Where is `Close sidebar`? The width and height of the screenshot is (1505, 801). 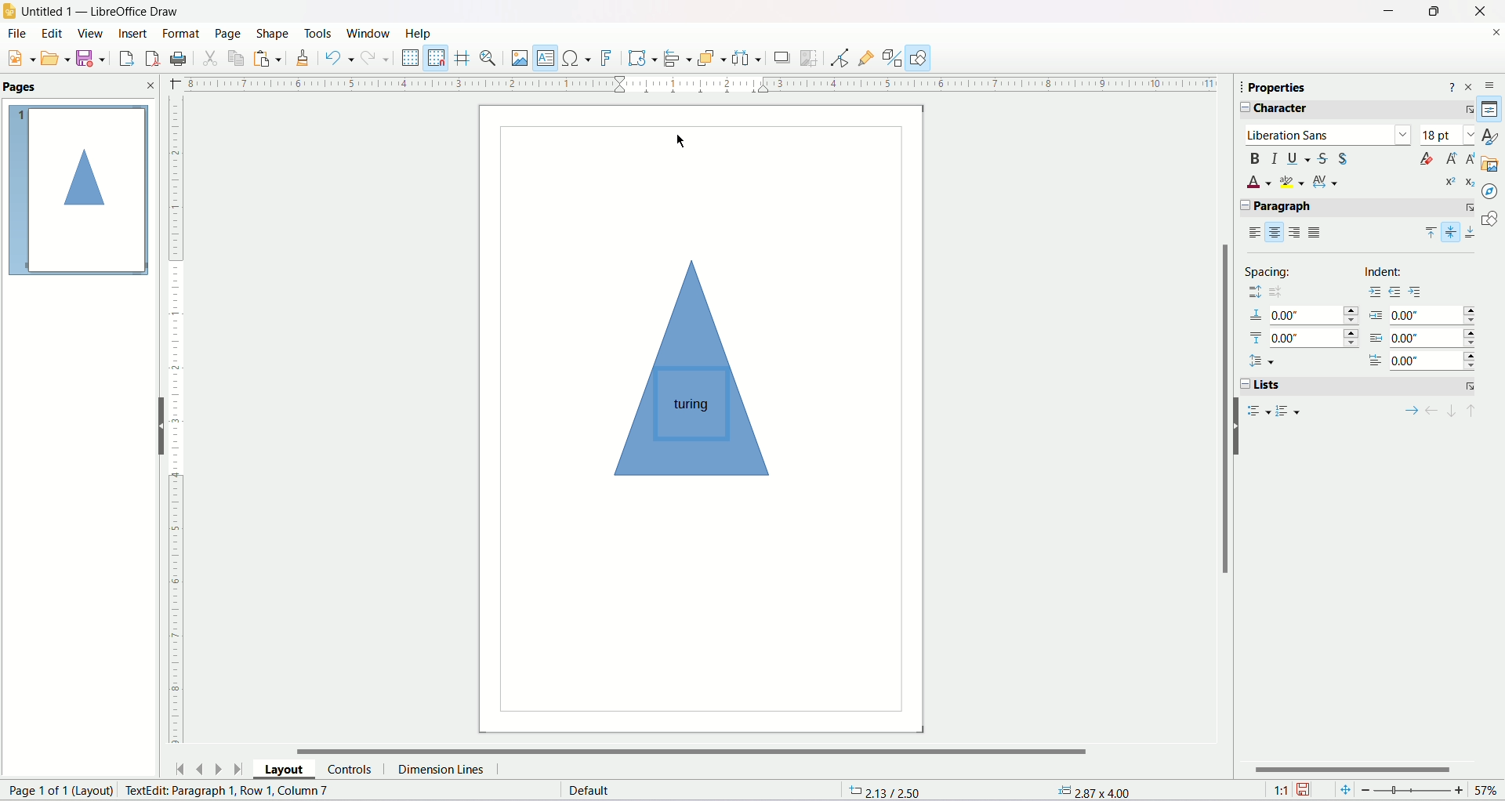 Close sidebar is located at coordinates (1473, 85).